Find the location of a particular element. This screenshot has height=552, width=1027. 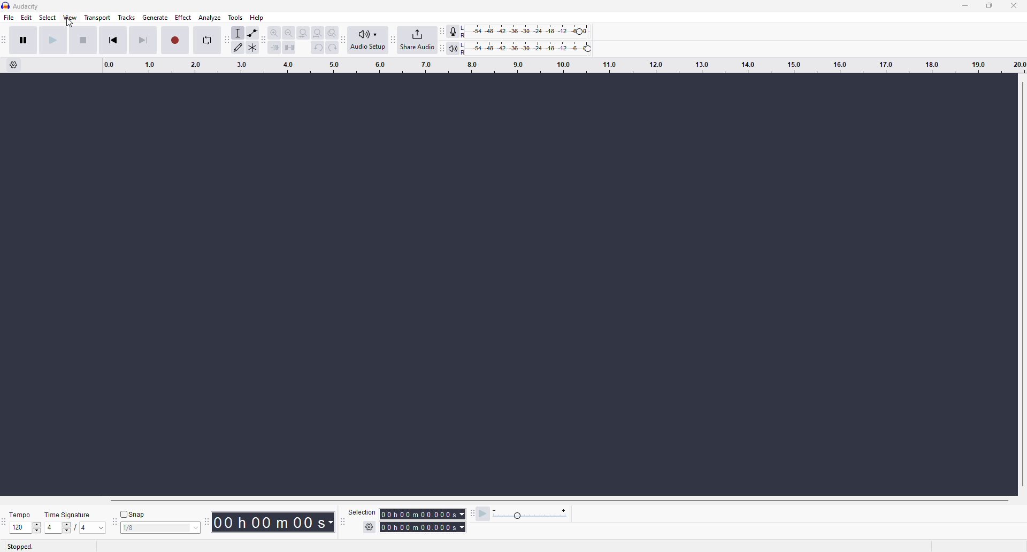

record is located at coordinates (175, 40).